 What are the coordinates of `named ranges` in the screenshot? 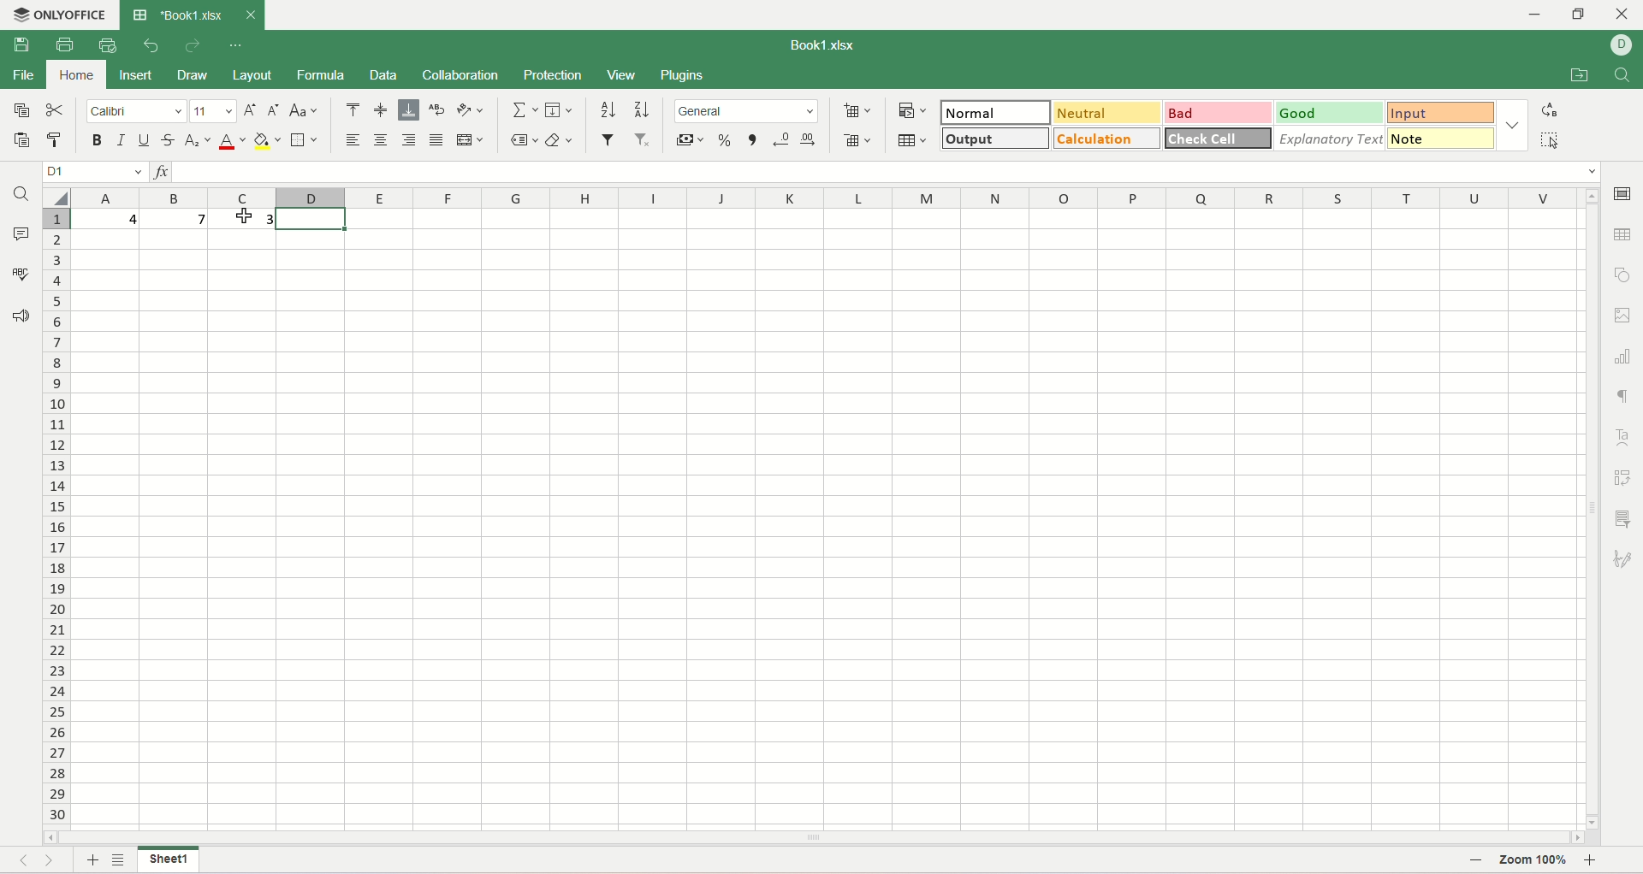 It's located at (522, 142).